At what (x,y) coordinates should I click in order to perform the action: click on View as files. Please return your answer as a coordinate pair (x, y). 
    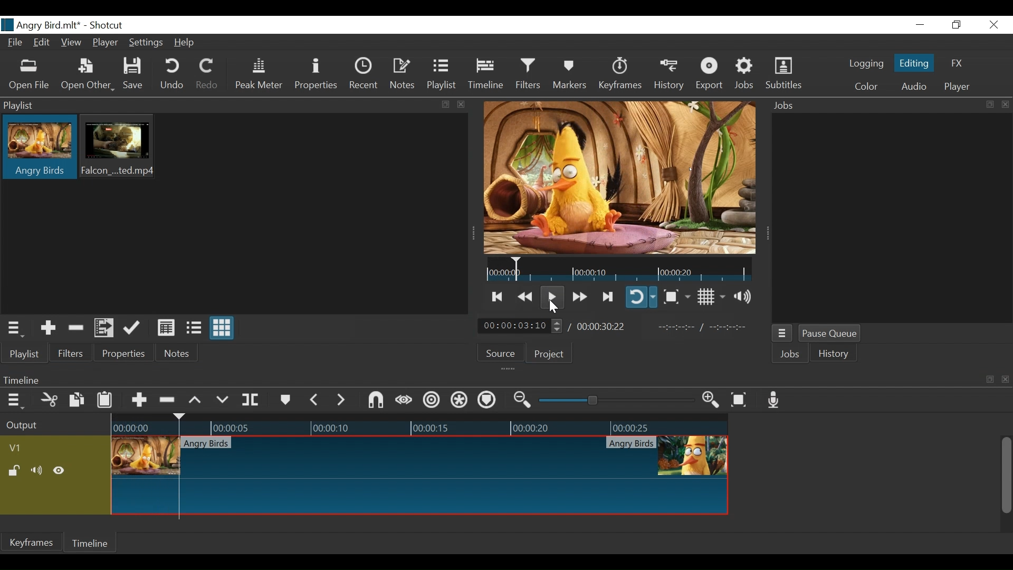
    Looking at the image, I should click on (193, 327).